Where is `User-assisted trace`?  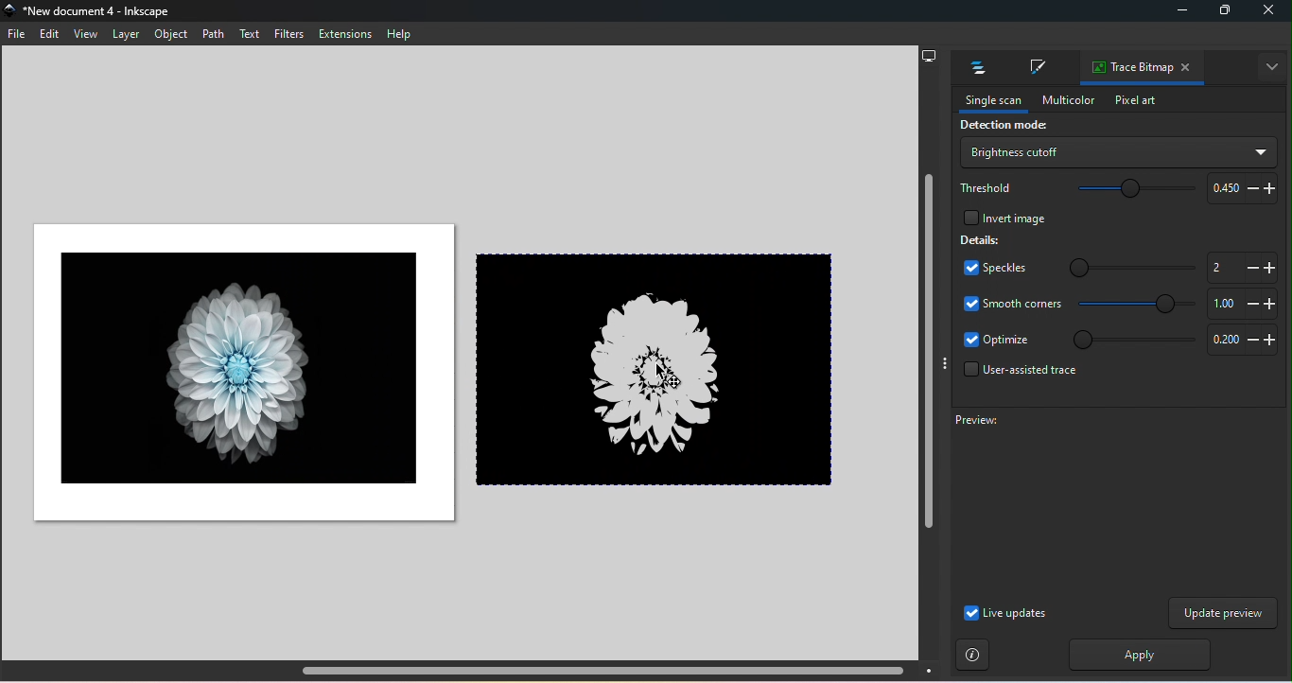
User-assisted trace is located at coordinates (1016, 375).